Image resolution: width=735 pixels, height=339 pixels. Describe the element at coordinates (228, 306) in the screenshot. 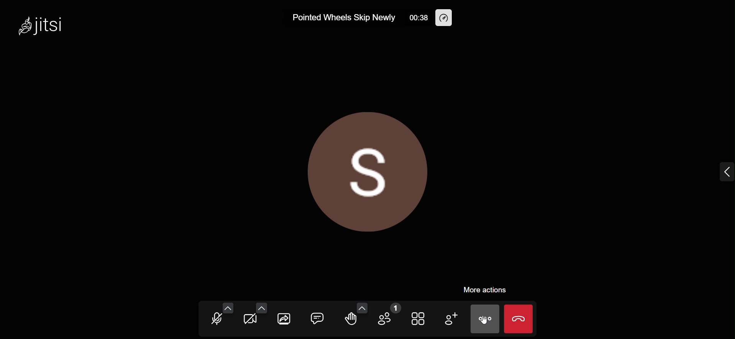

I see `audio setting` at that location.